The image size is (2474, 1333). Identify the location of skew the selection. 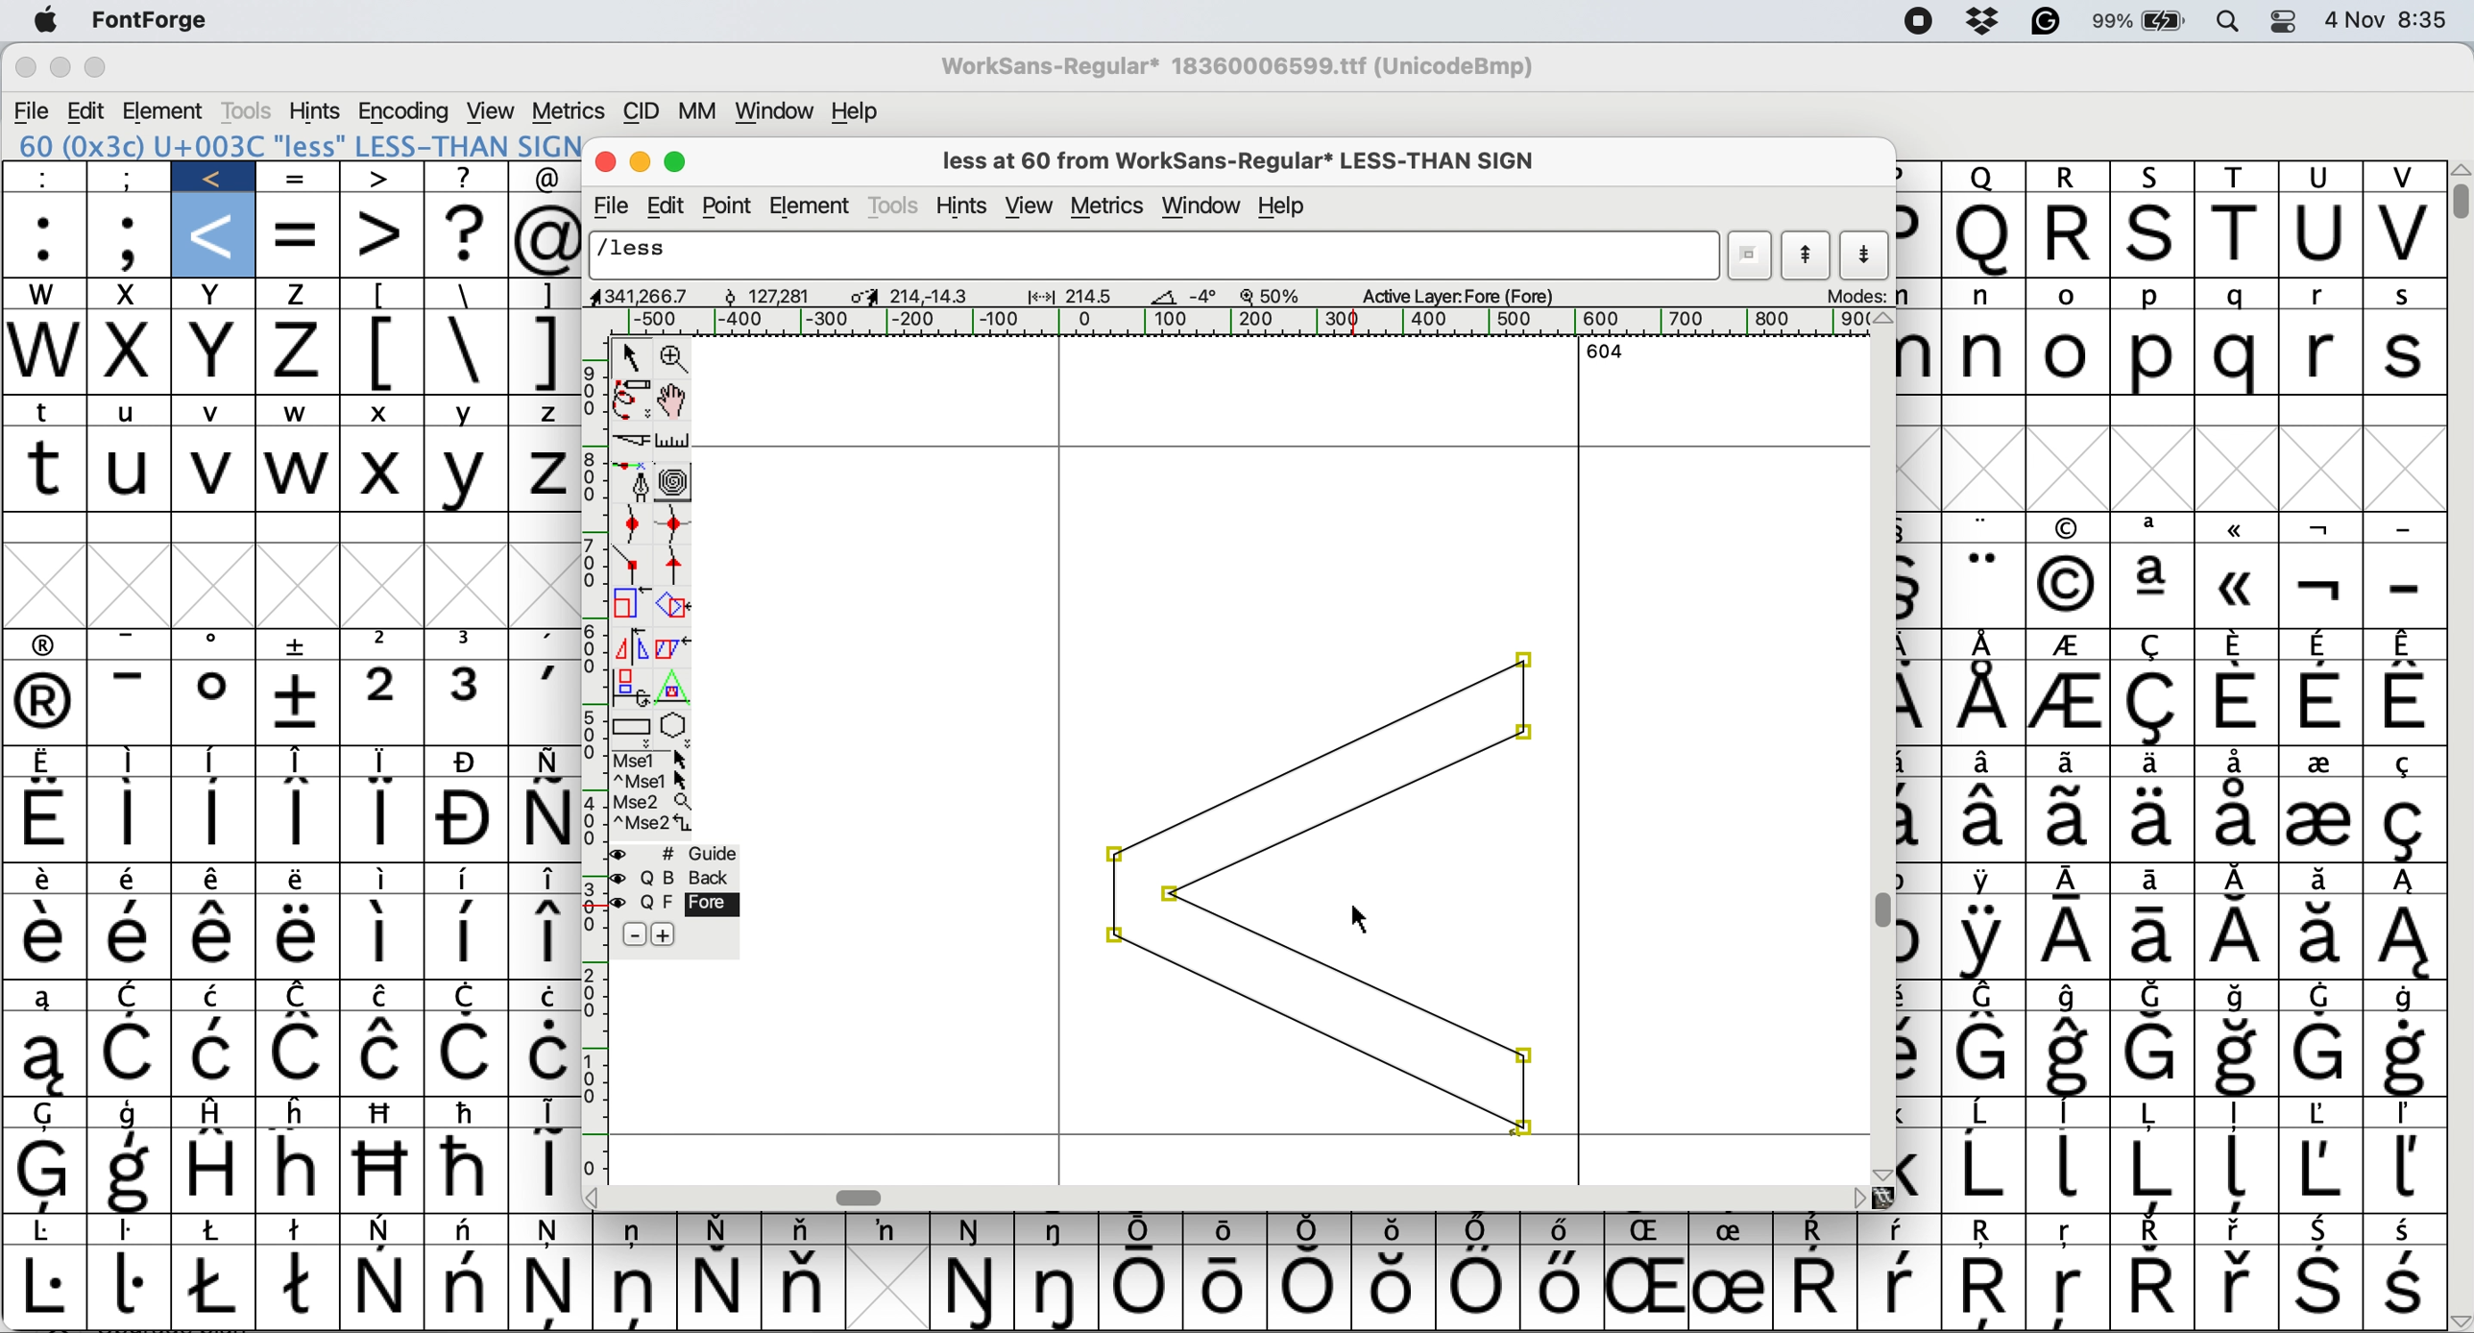
(671, 642).